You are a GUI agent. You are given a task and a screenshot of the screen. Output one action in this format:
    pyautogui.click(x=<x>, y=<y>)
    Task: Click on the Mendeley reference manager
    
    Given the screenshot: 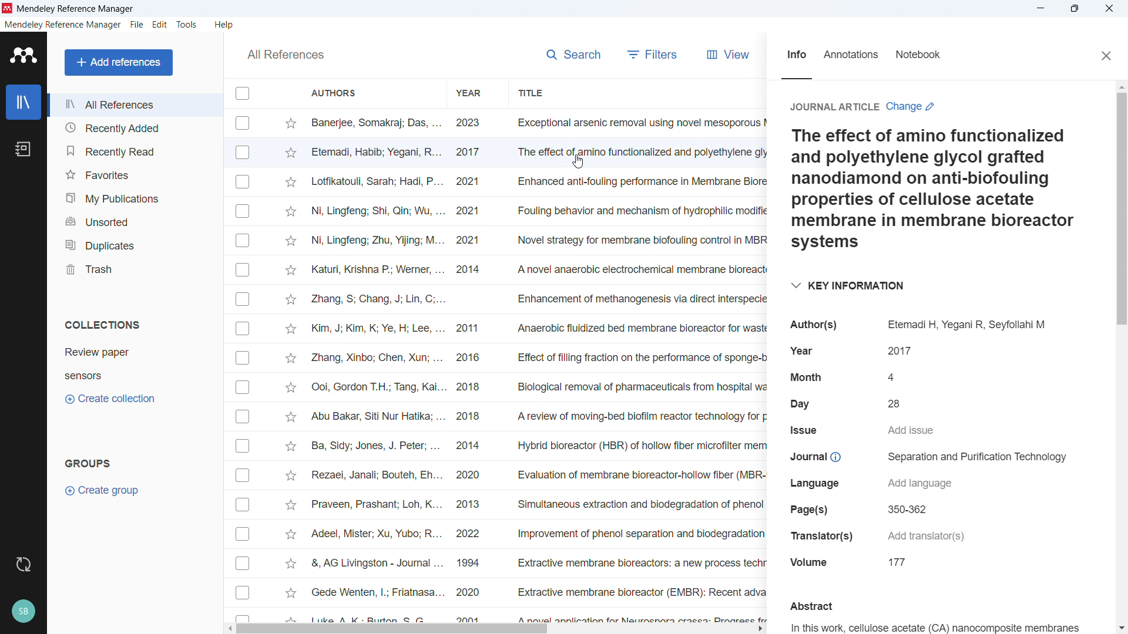 What is the action you would take?
    pyautogui.click(x=62, y=25)
    